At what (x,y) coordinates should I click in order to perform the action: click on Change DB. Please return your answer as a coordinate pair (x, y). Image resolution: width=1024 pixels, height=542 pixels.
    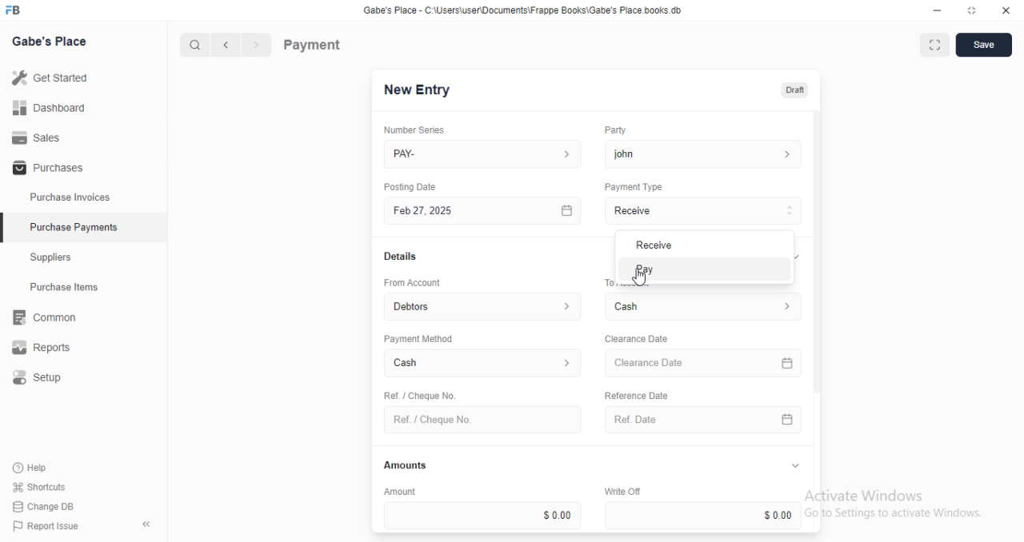
    Looking at the image, I should click on (42, 505).